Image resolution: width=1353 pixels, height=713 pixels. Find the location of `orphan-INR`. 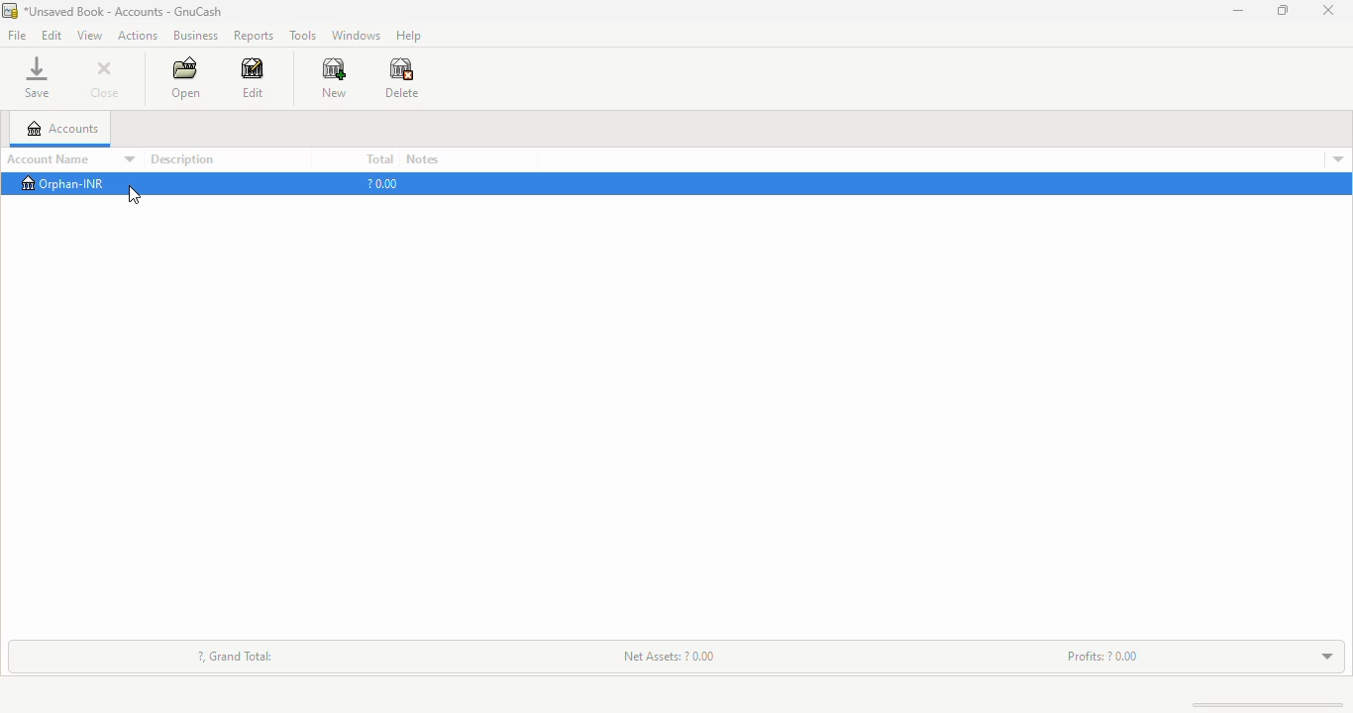

orphan-INR is located at coordinates (64, 183).